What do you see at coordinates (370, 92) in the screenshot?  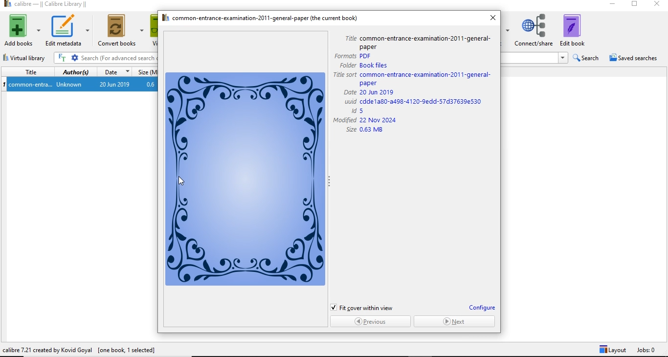 I see `Date 20 jun 2019` at bounding box center [370, 92].